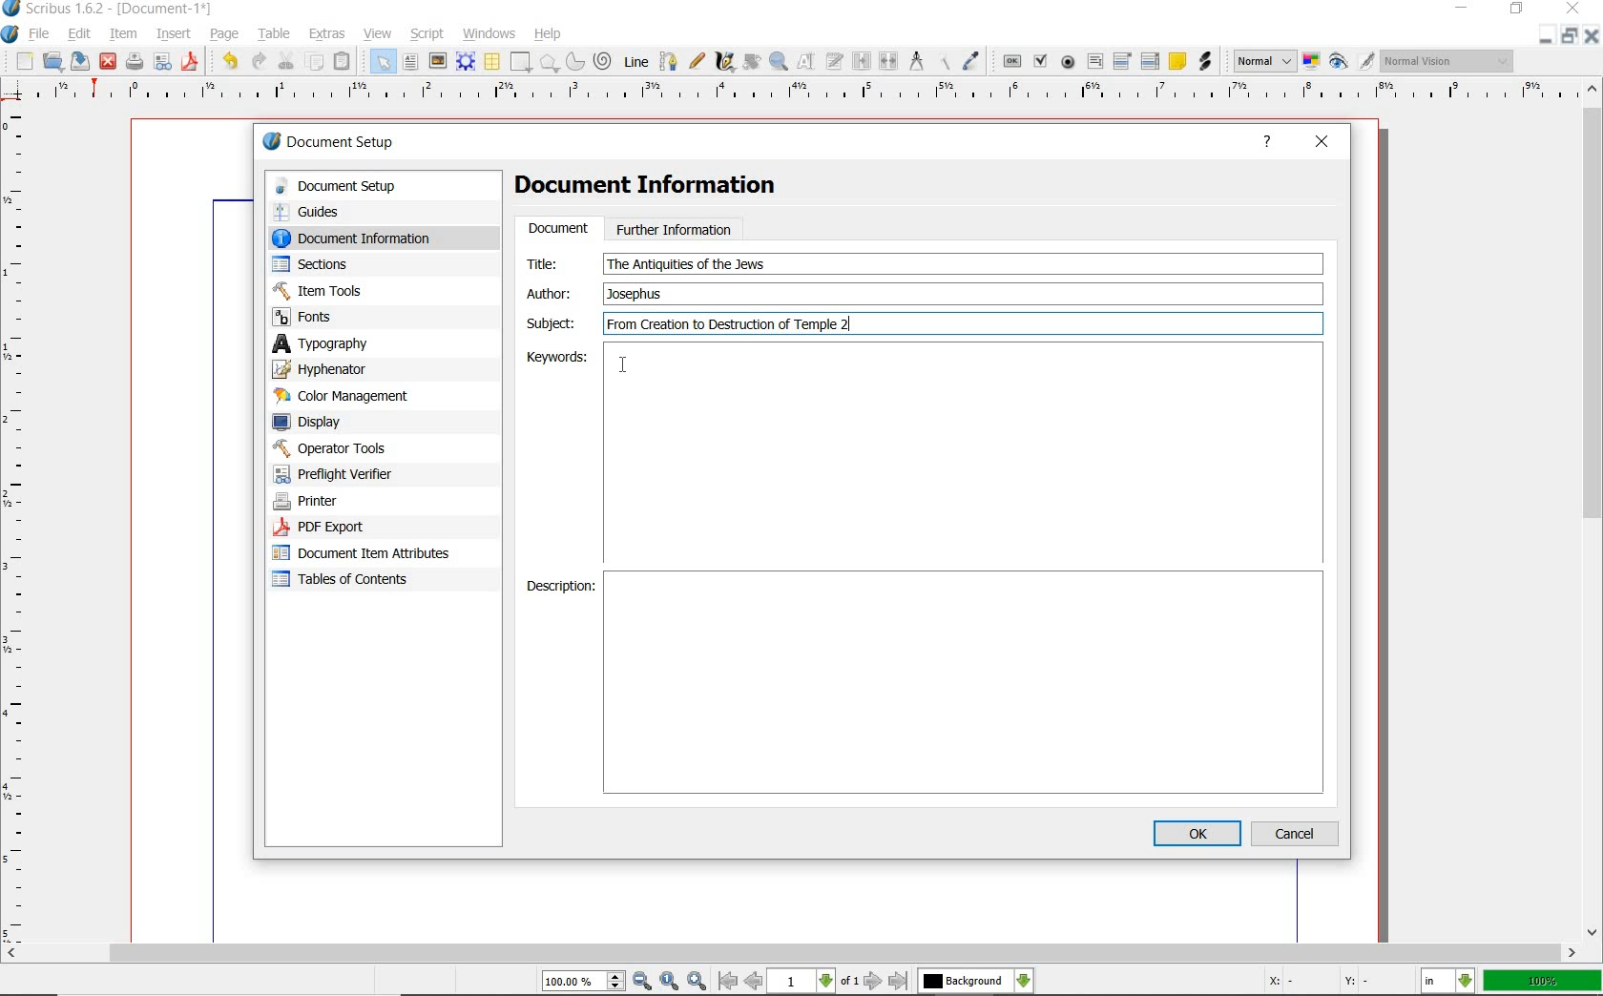  I want to click on color management, so click(345, 396).